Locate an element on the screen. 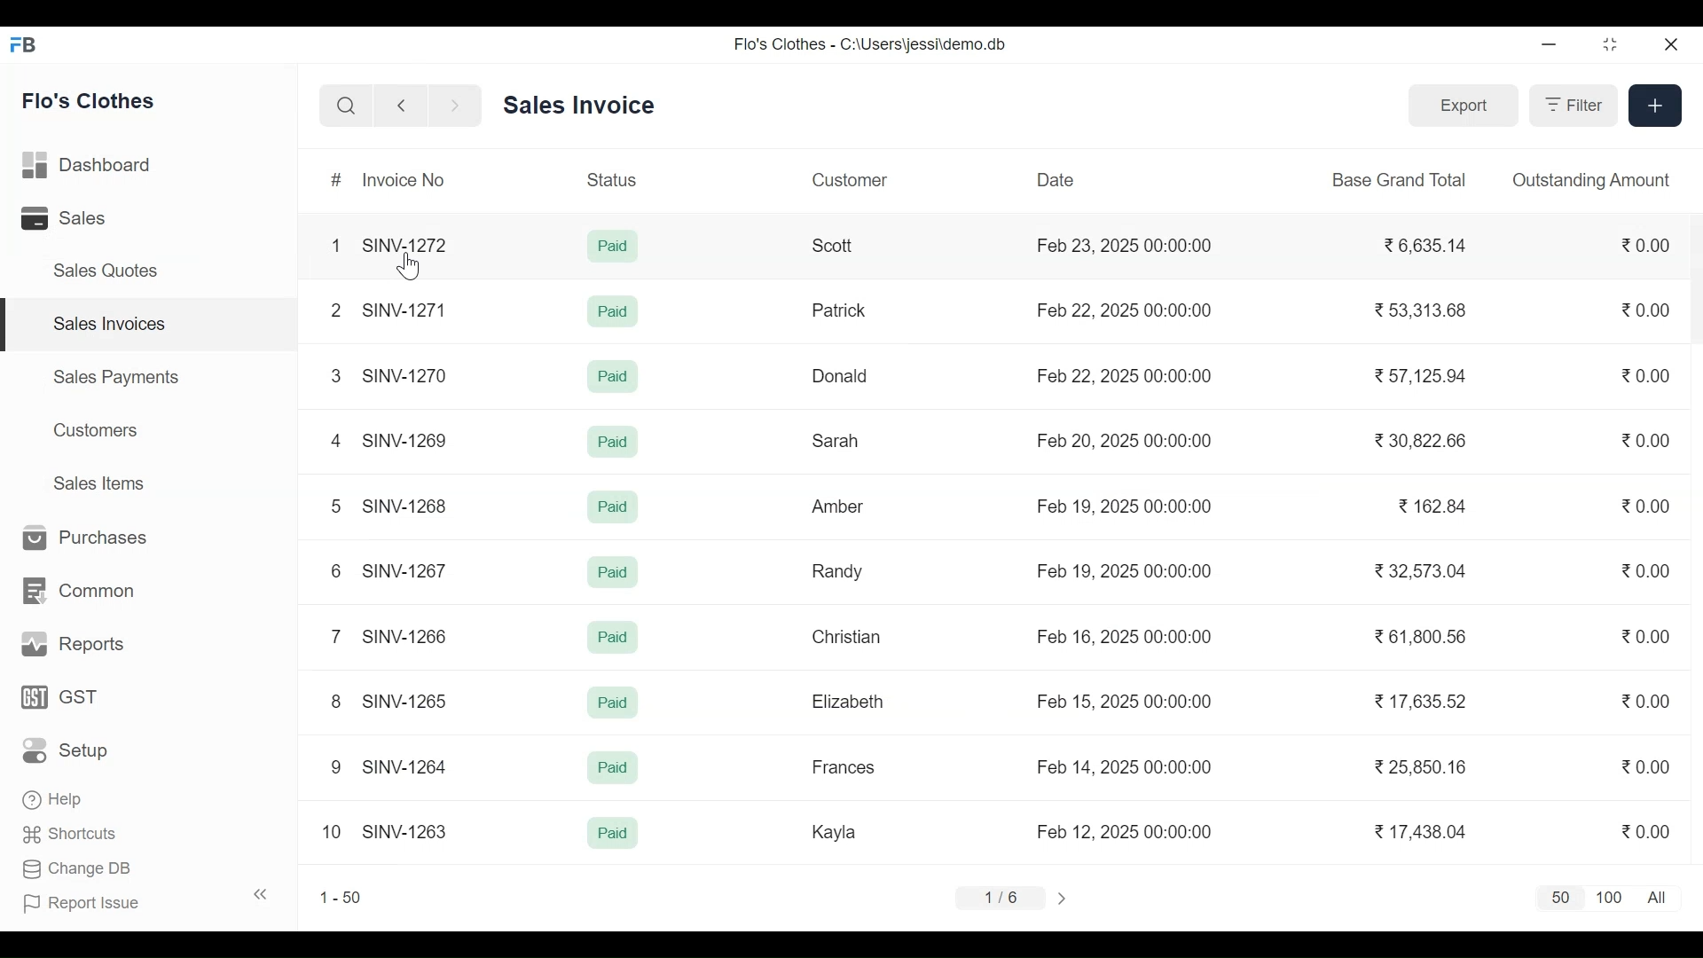 The width and height of the screenshot is (1703, 958). 4 is located at coordinates (337, 440).